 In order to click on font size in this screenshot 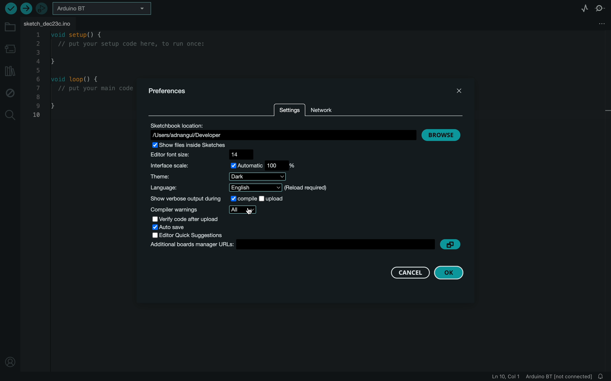, I will do `click(201, 156)`.